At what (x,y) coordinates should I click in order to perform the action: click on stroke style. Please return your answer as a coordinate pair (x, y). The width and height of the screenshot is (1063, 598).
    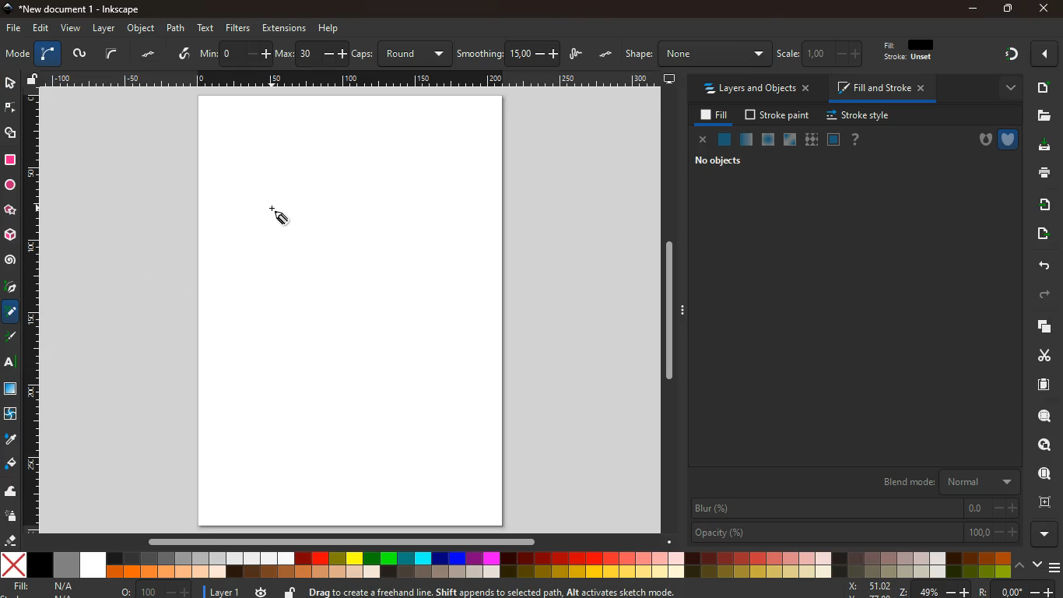
    Looking at the image, I should click on (861, 116).